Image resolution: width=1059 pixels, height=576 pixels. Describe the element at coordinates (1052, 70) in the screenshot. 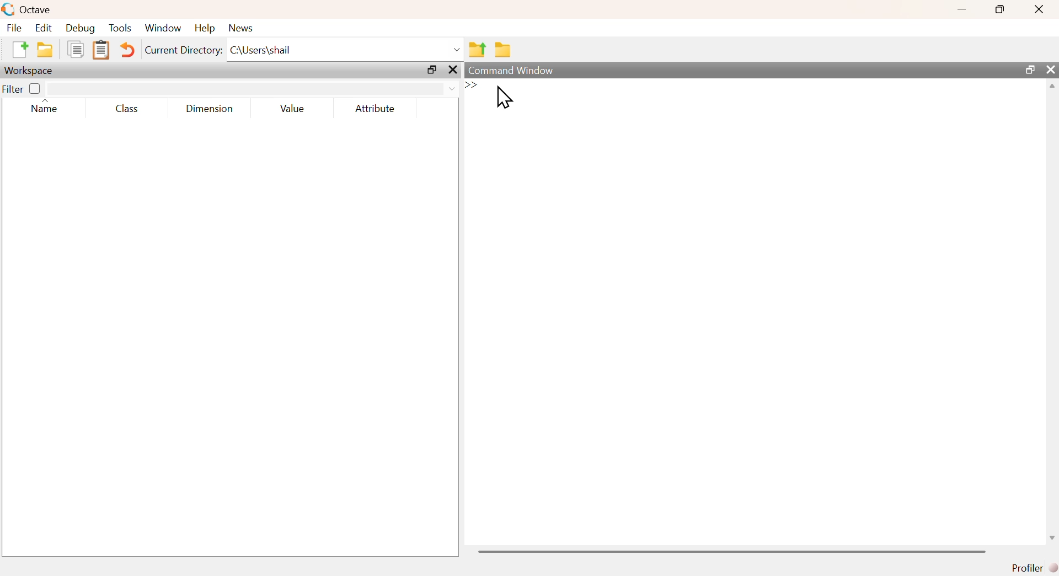

I see `close` at that location.